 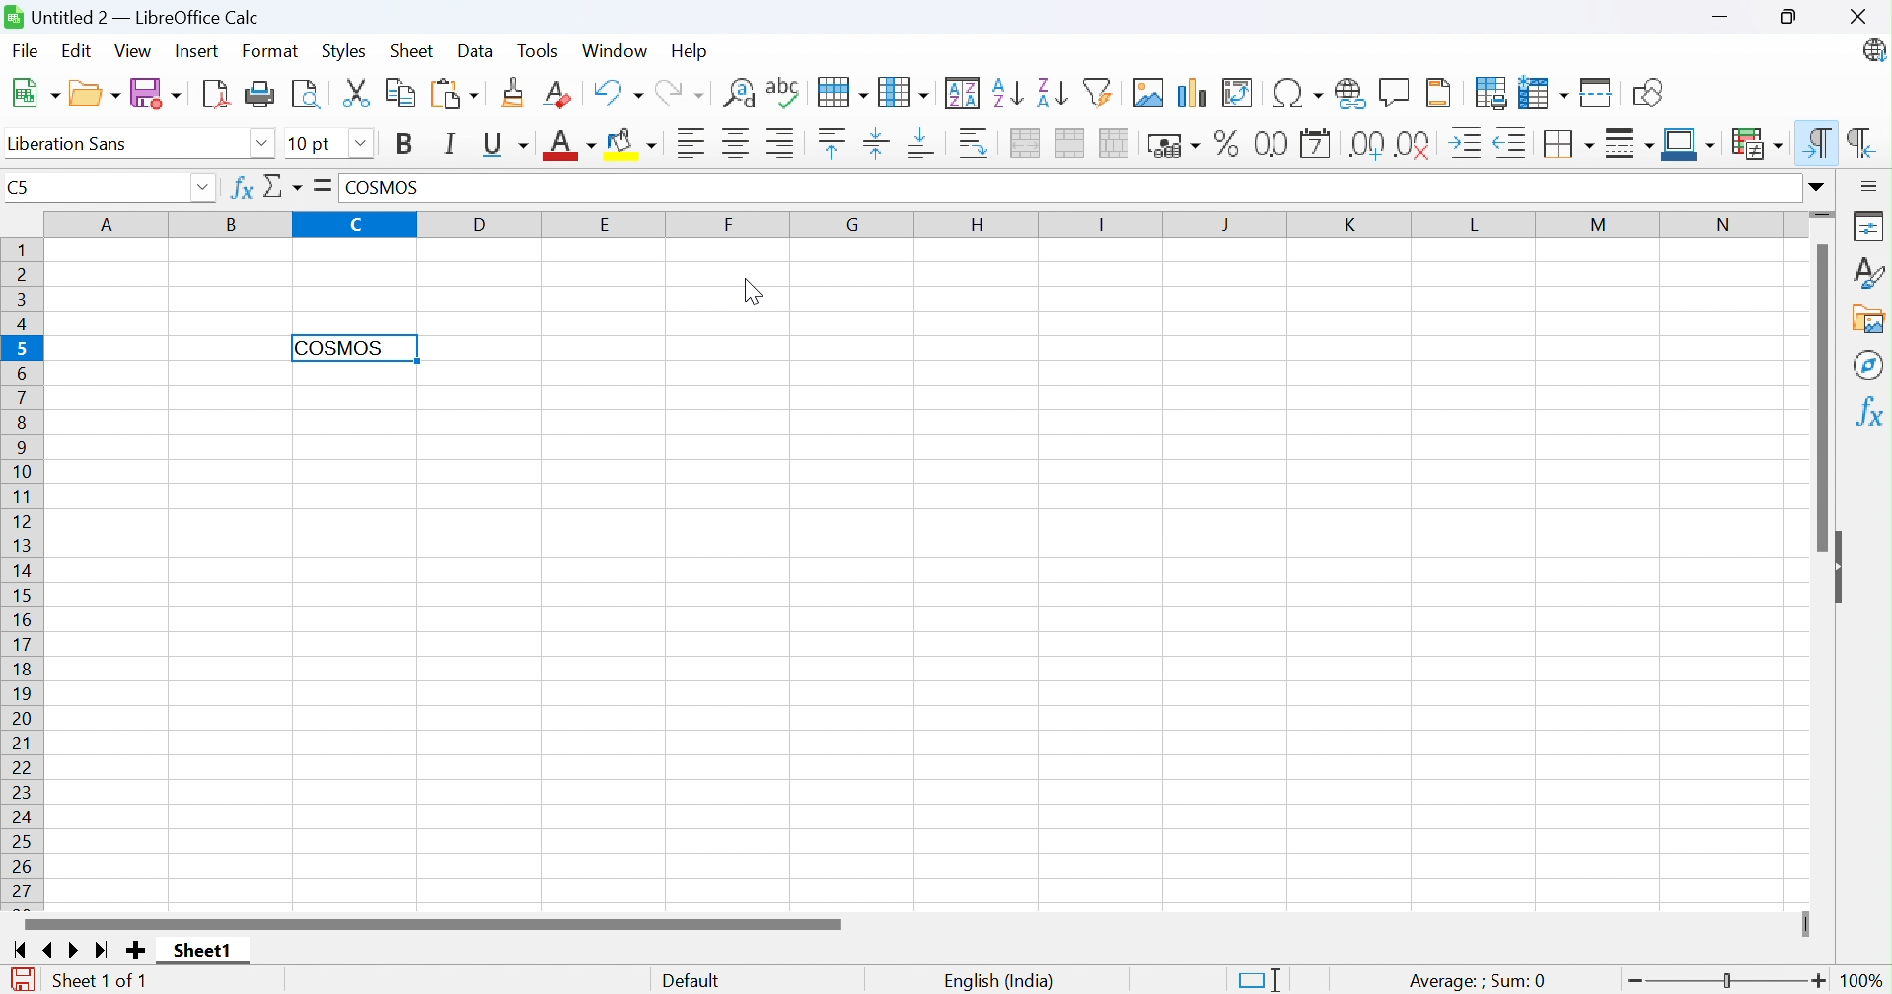 I want to click on Sheet, so click(x=410, y=51).